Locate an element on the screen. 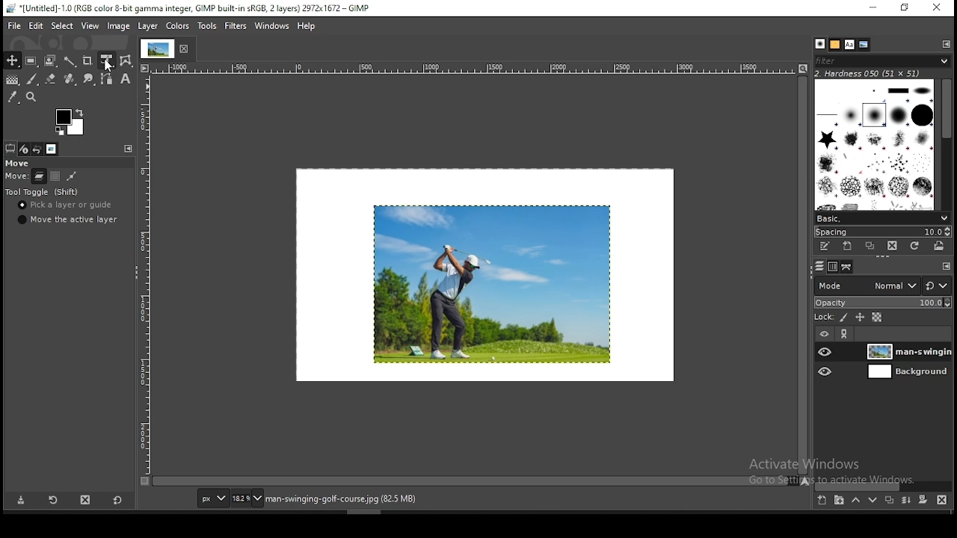 The width and height of the screenshot is (957, 538). move layer on step down is located at coordinates (871, 501).